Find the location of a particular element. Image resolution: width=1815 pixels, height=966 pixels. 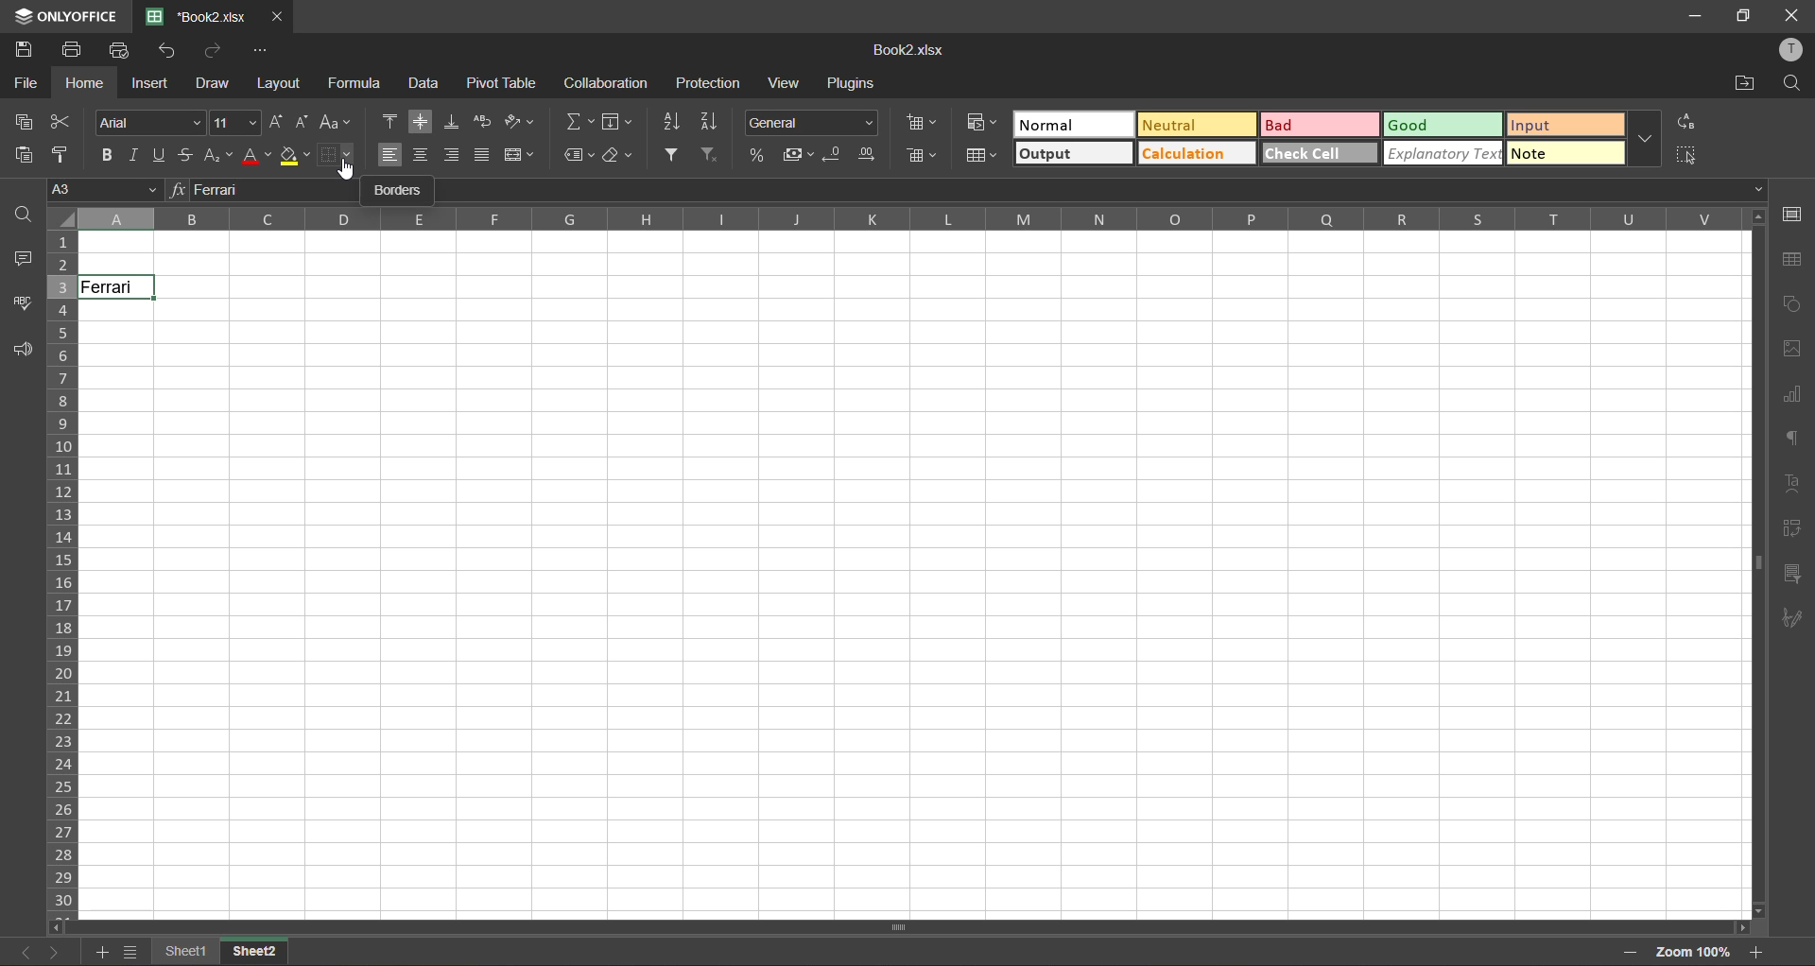

note is located at coordinates (1566, 152).